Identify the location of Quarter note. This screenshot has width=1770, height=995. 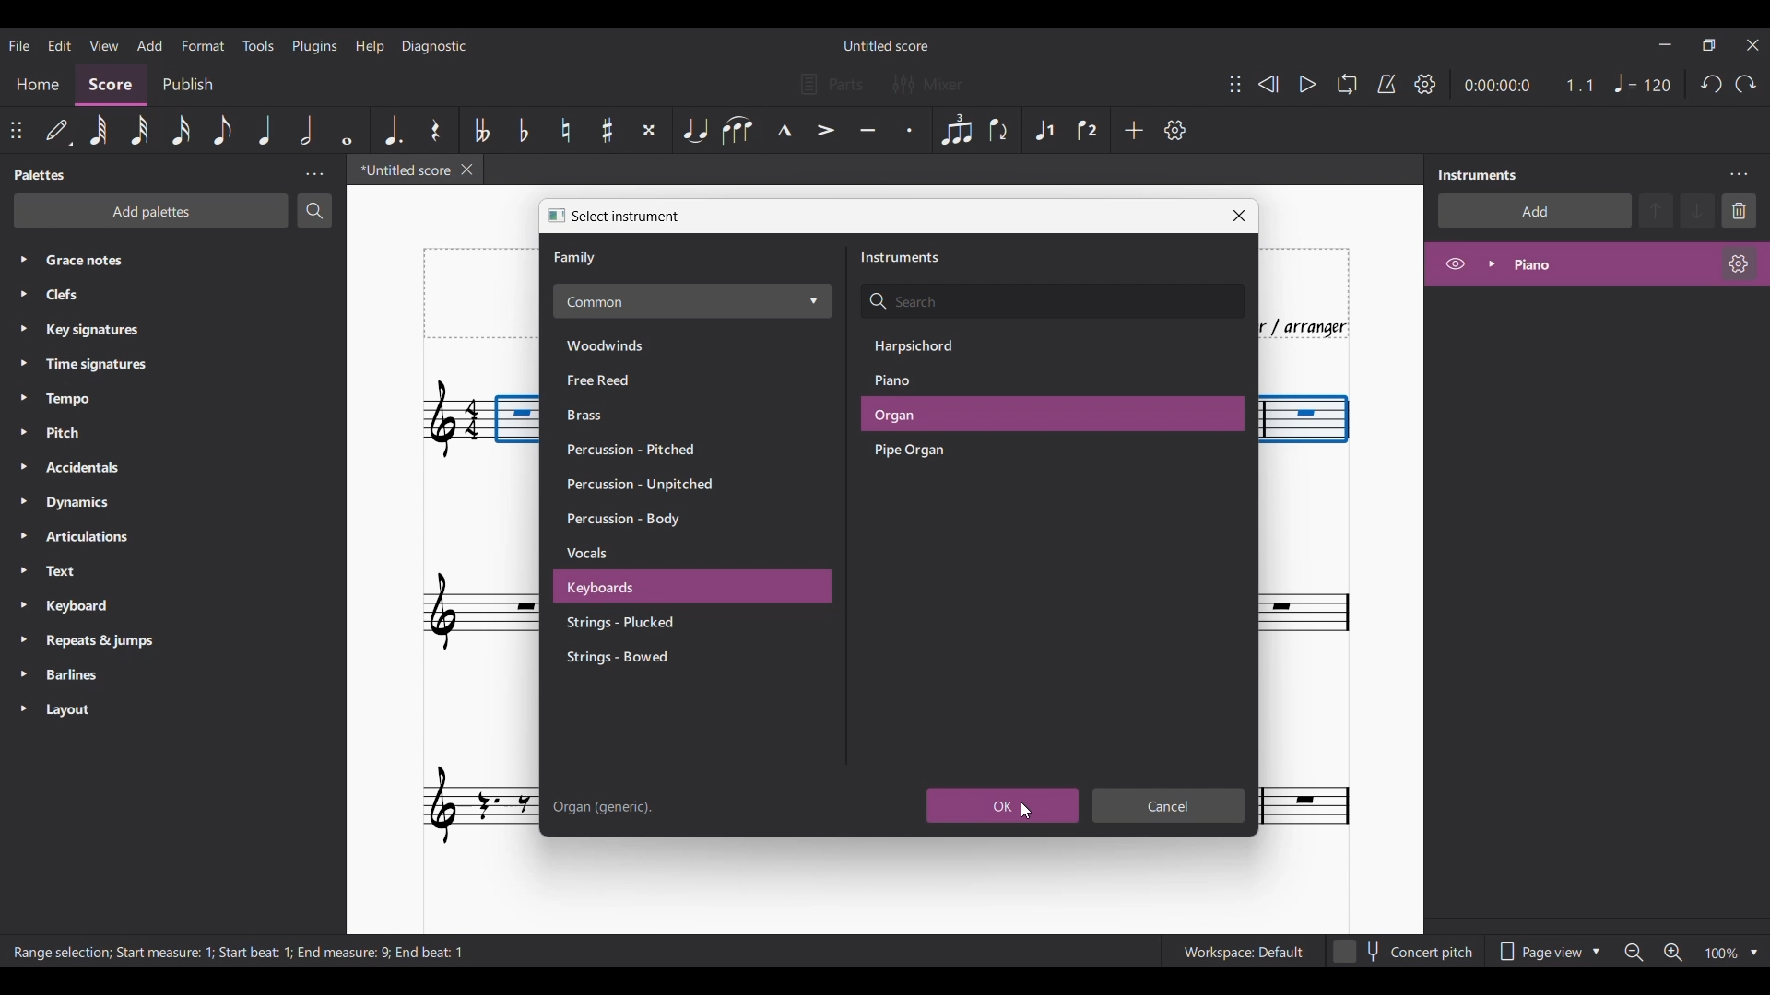
(265, 130).